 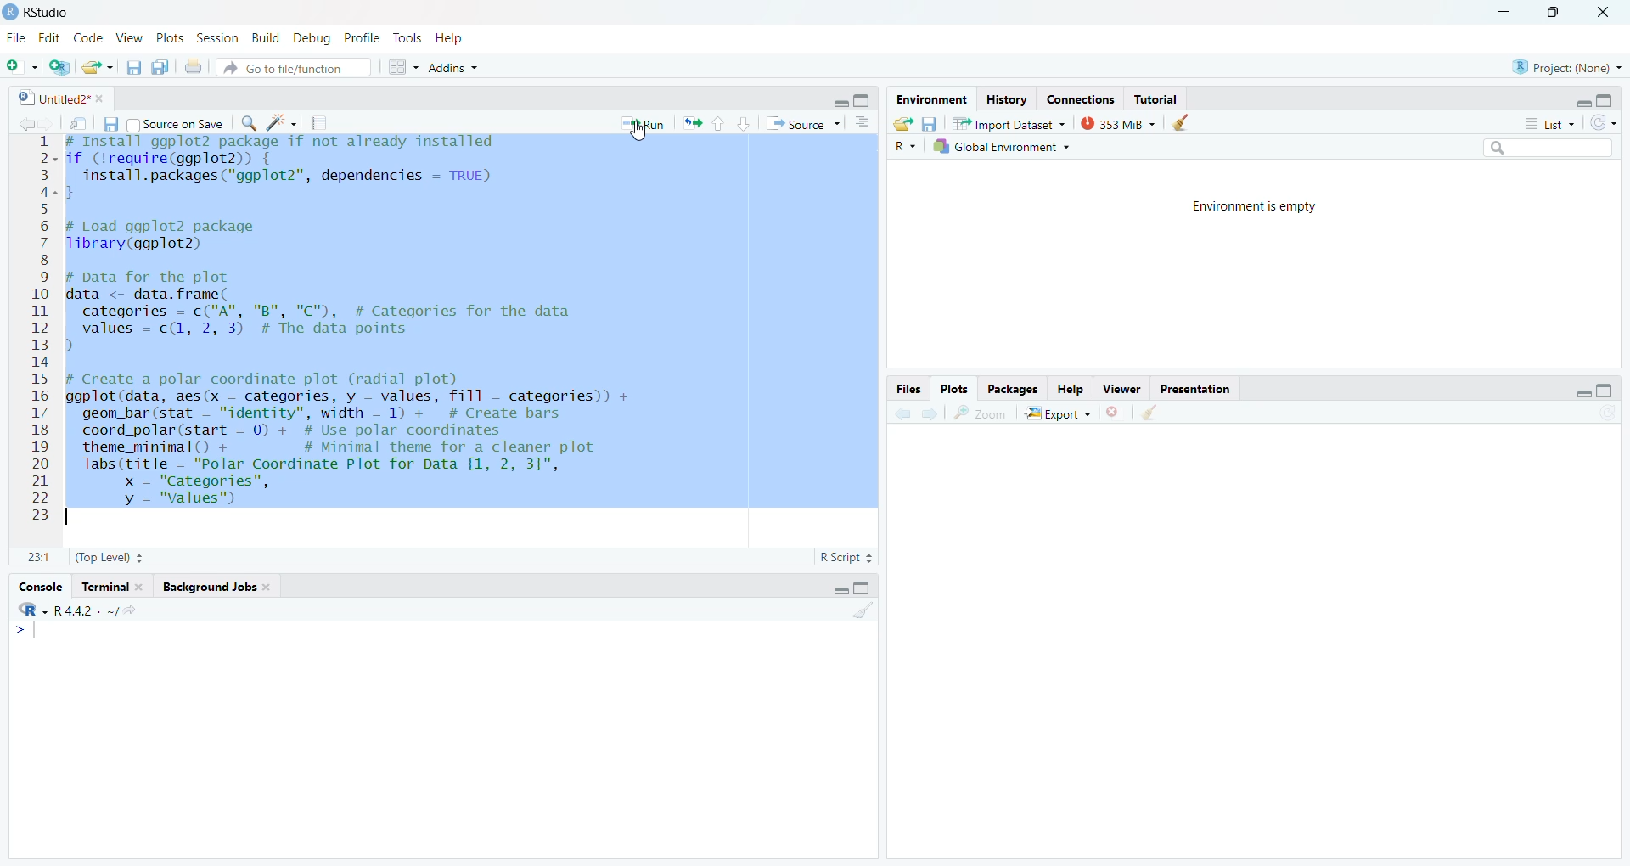 I want to click on  Untitled2, so click(x=57, y=98).